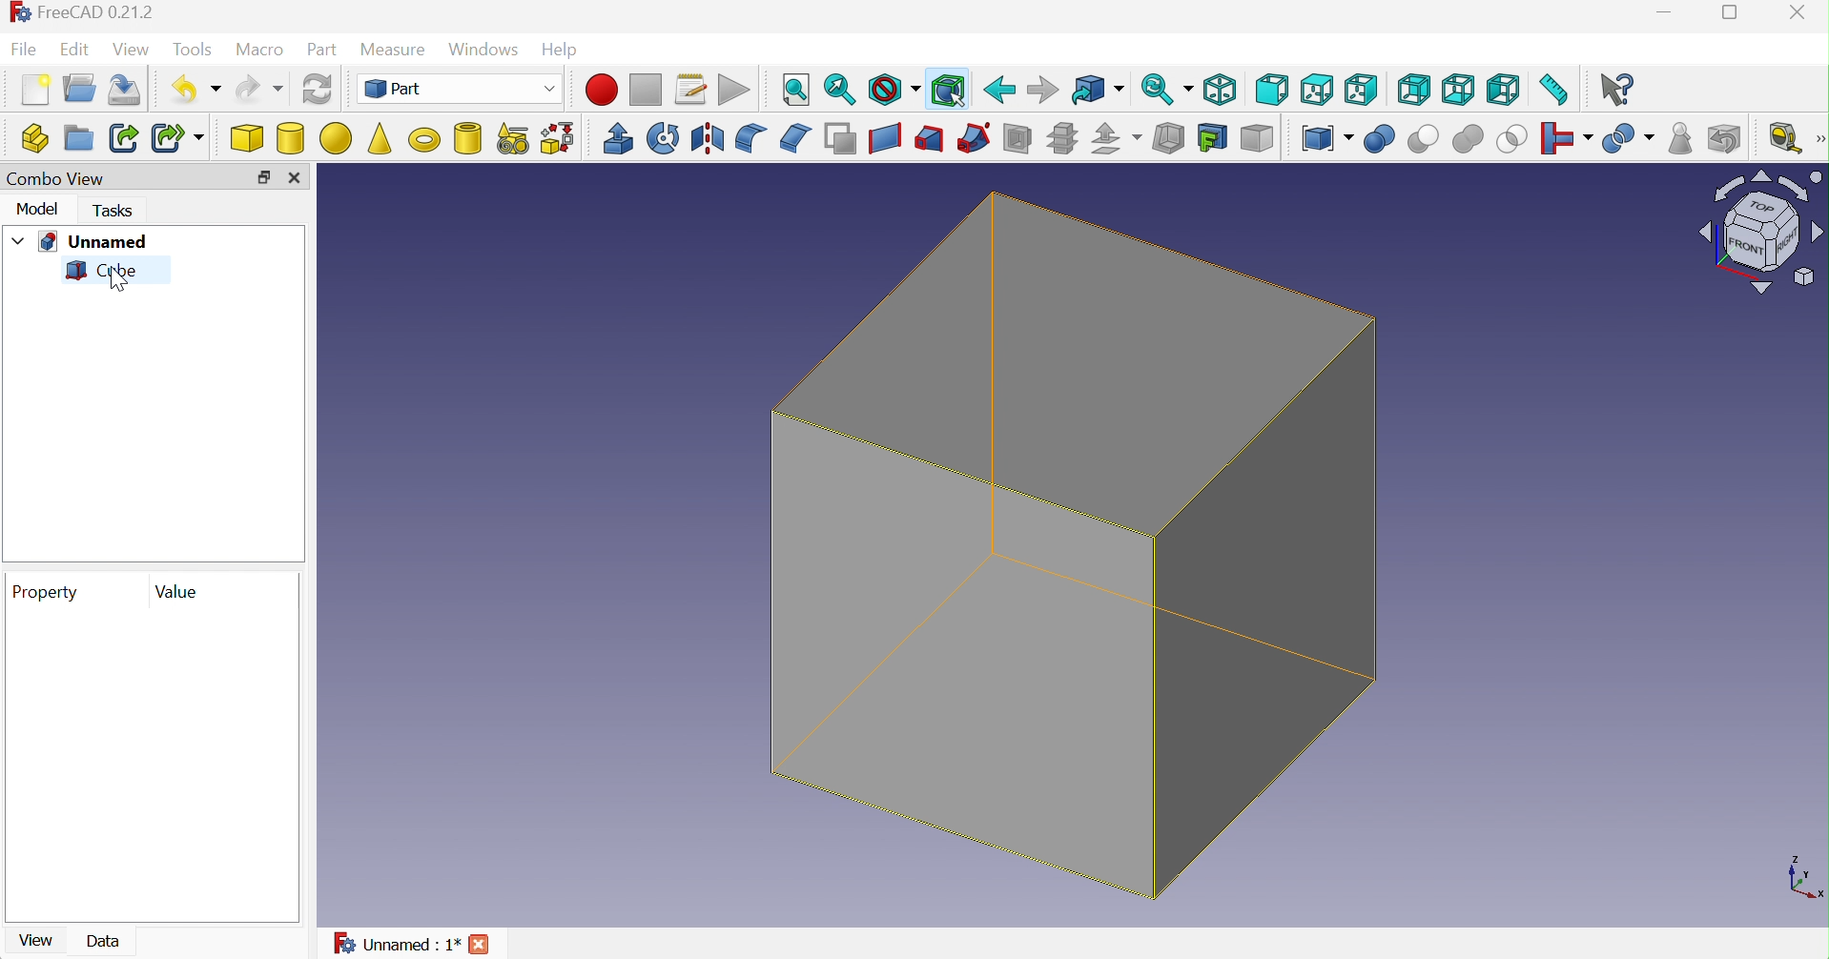 Image resolution: width=1829 pixels, height=959 pixels. What do you see at coordinates (1381, 140) in the screenshot?
I see `Union ` at bounding box center [1381, 140].